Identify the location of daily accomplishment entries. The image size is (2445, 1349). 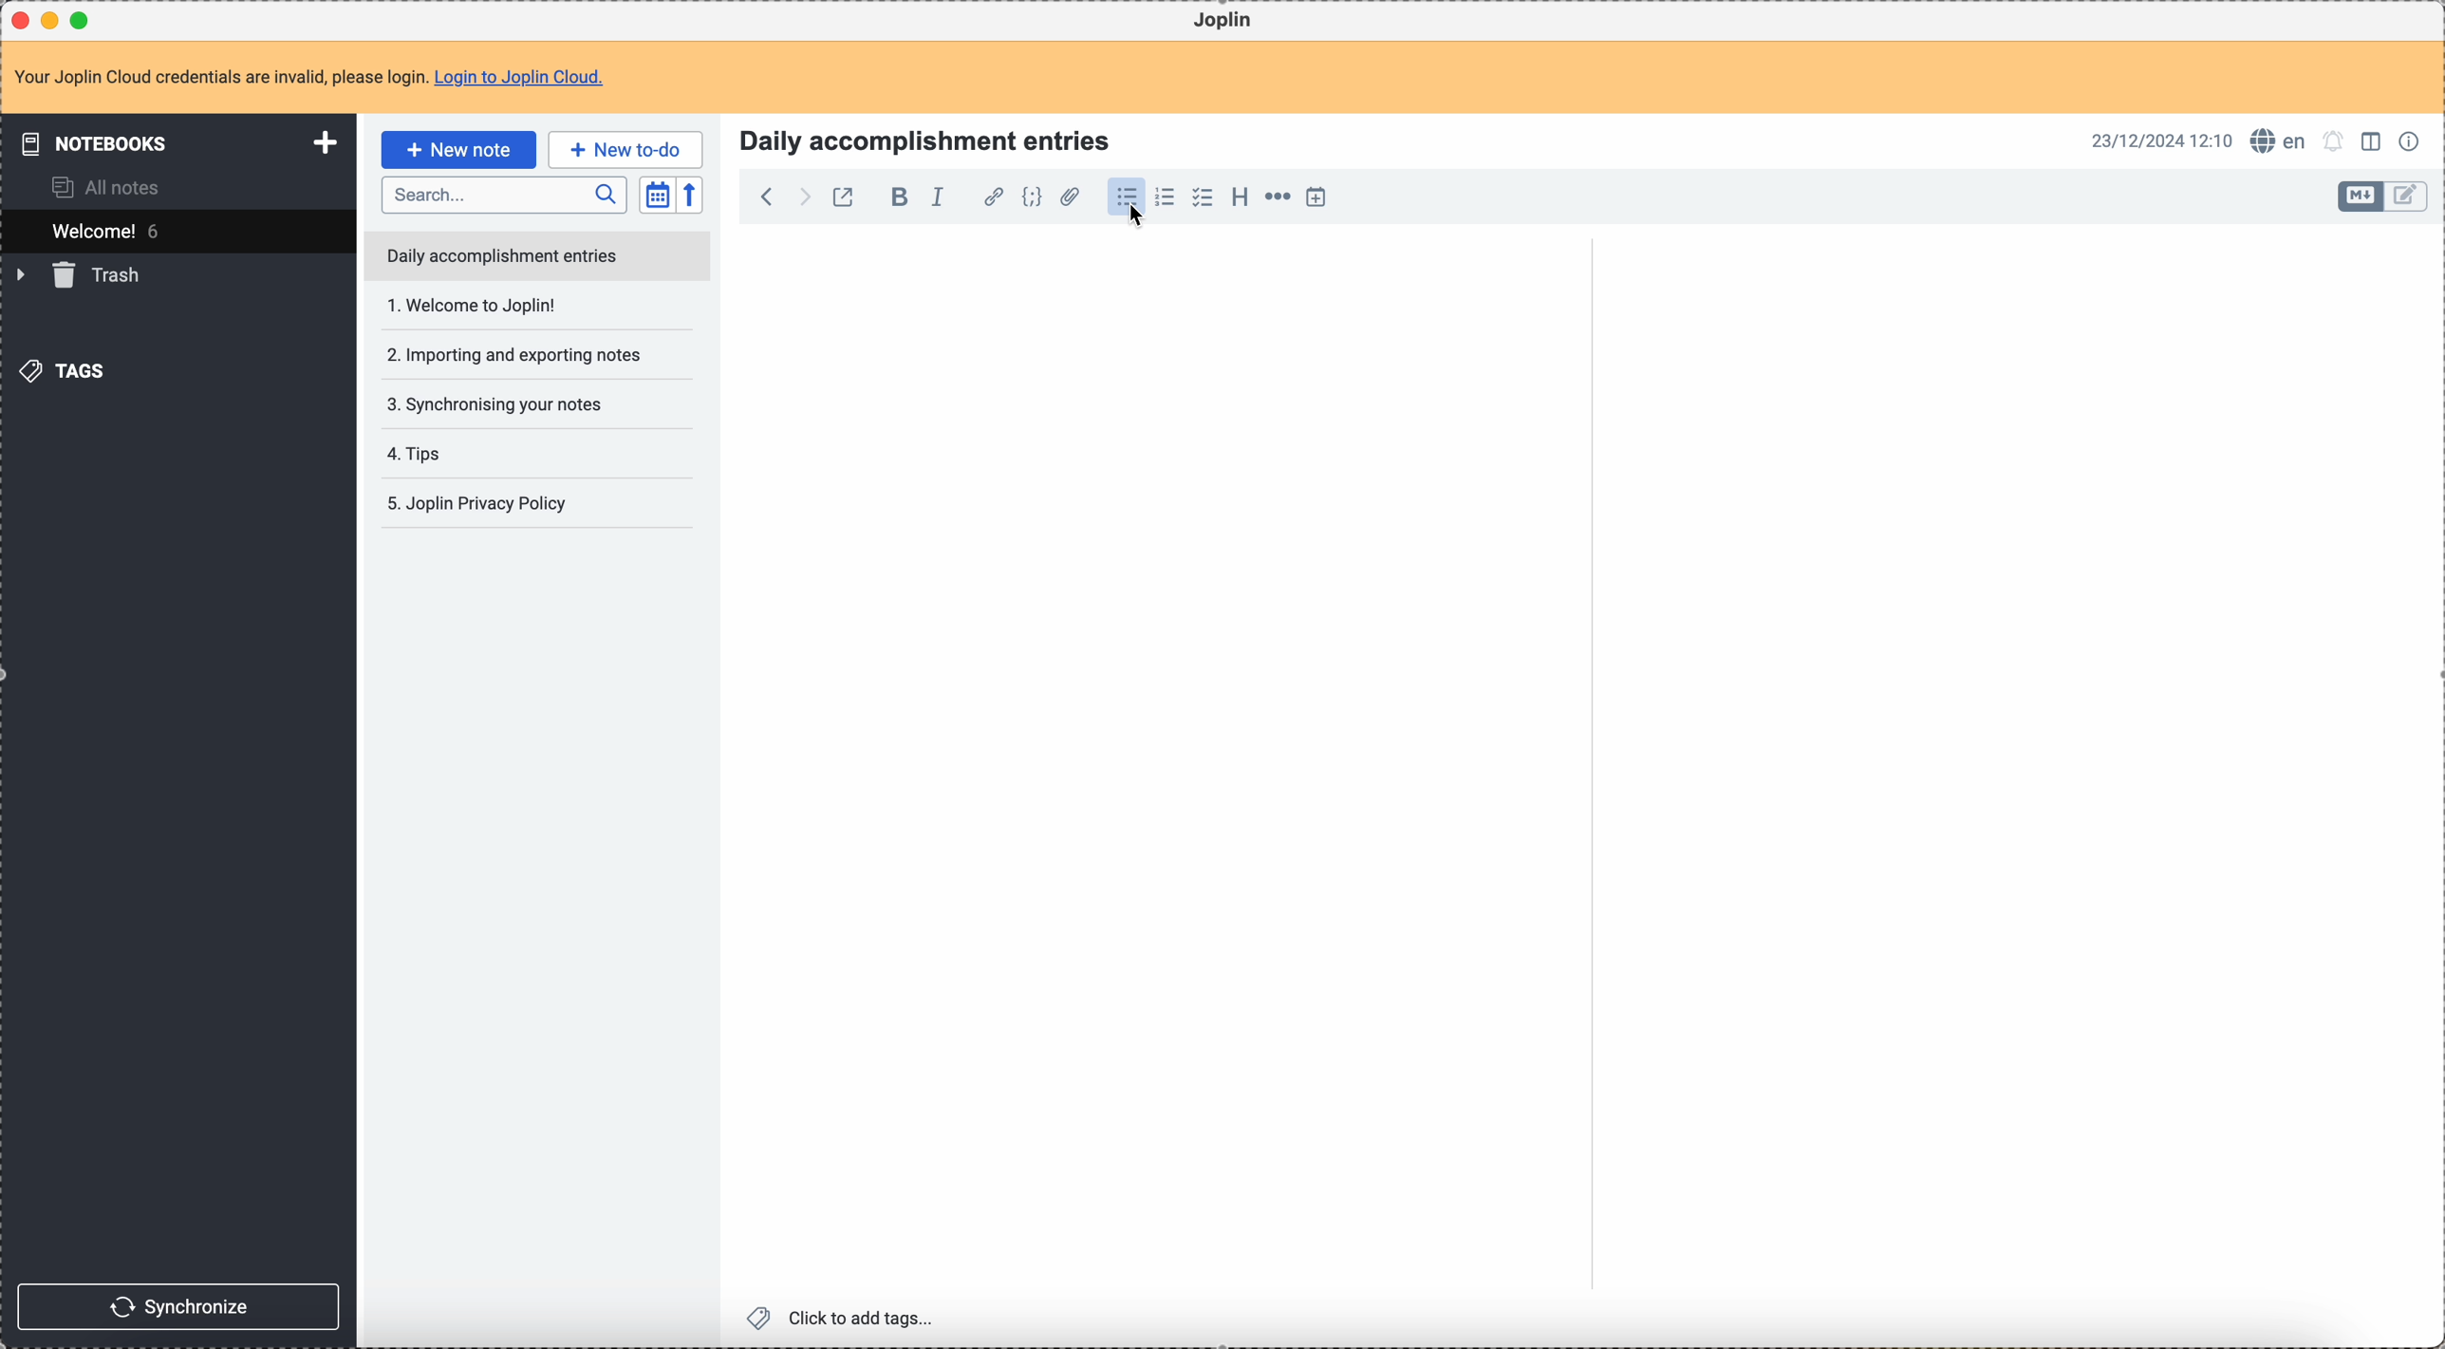
(500, 253).